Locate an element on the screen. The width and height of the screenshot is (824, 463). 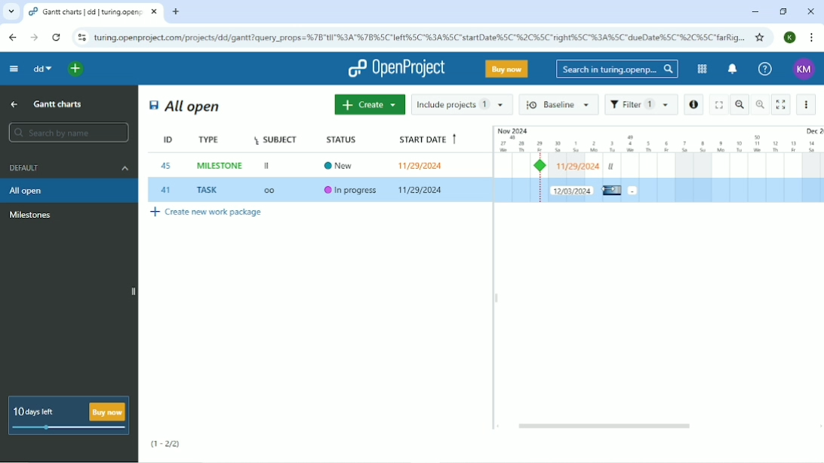
Start date is located at coordinates (426, 137).